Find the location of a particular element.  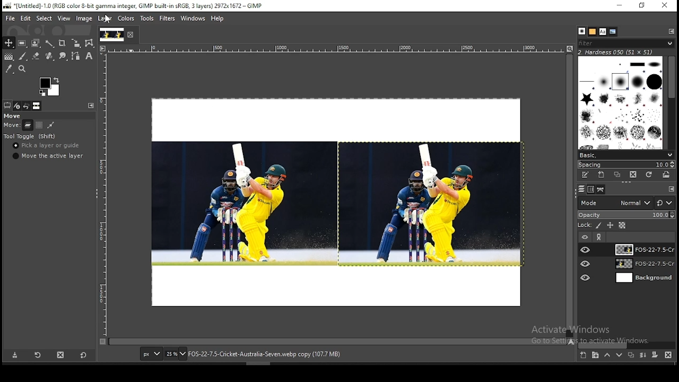

lock size and position is located at coordinates (611, 226).